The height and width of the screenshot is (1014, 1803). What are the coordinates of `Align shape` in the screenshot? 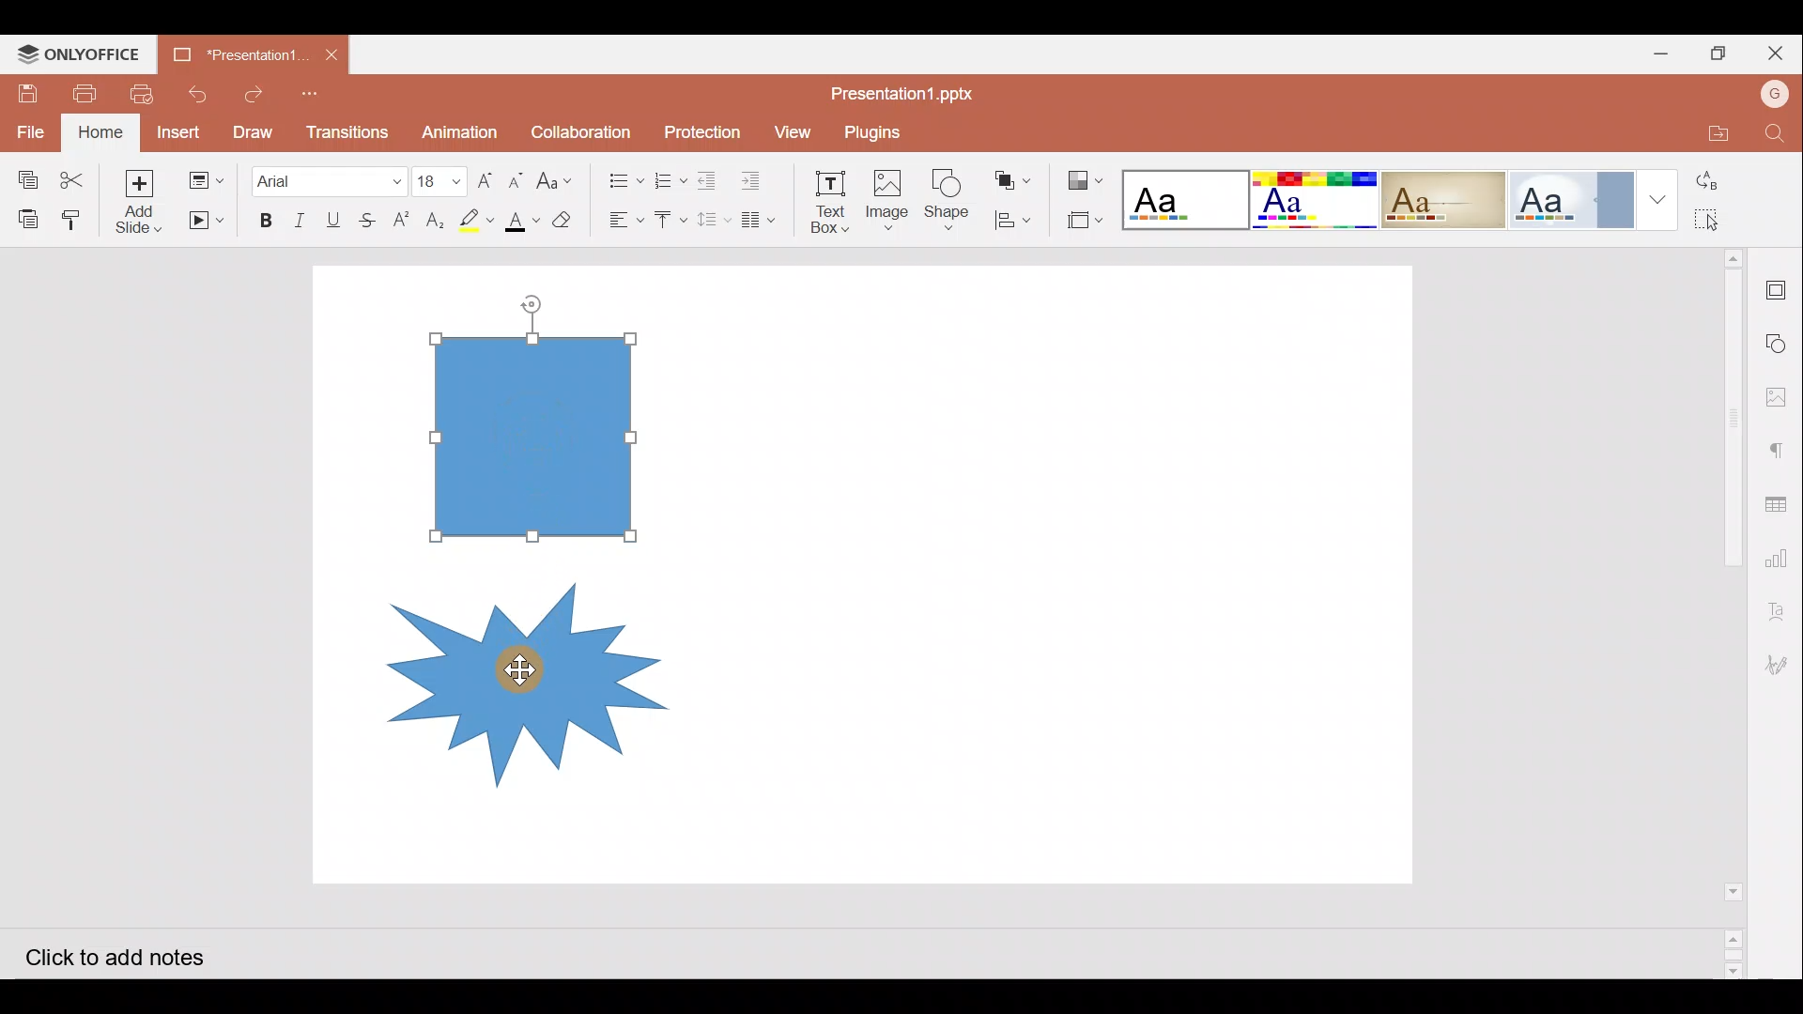 It's located at (1016, 220).